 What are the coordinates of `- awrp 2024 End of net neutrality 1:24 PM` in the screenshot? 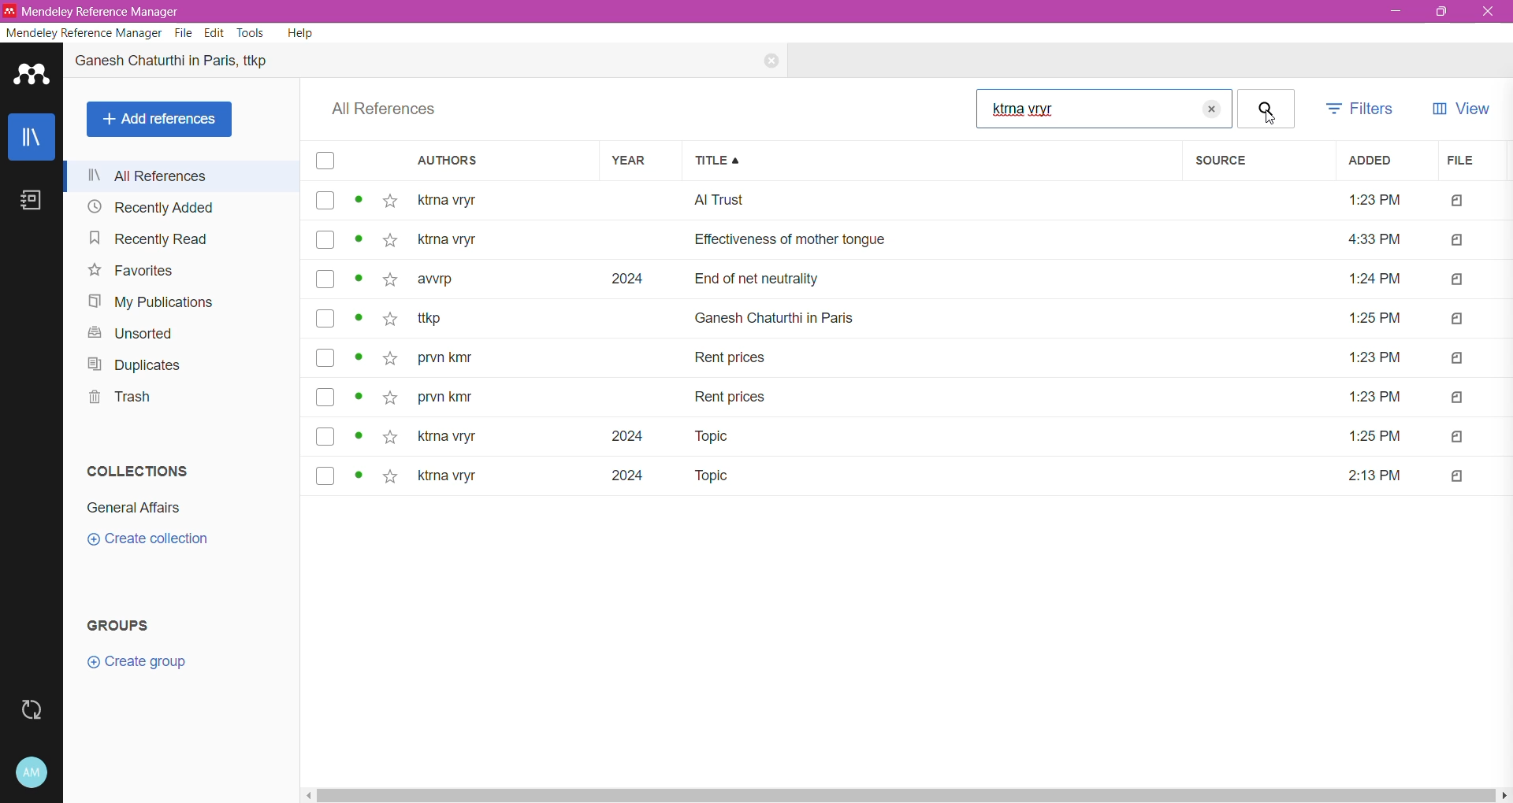 It's located at (912, 278).